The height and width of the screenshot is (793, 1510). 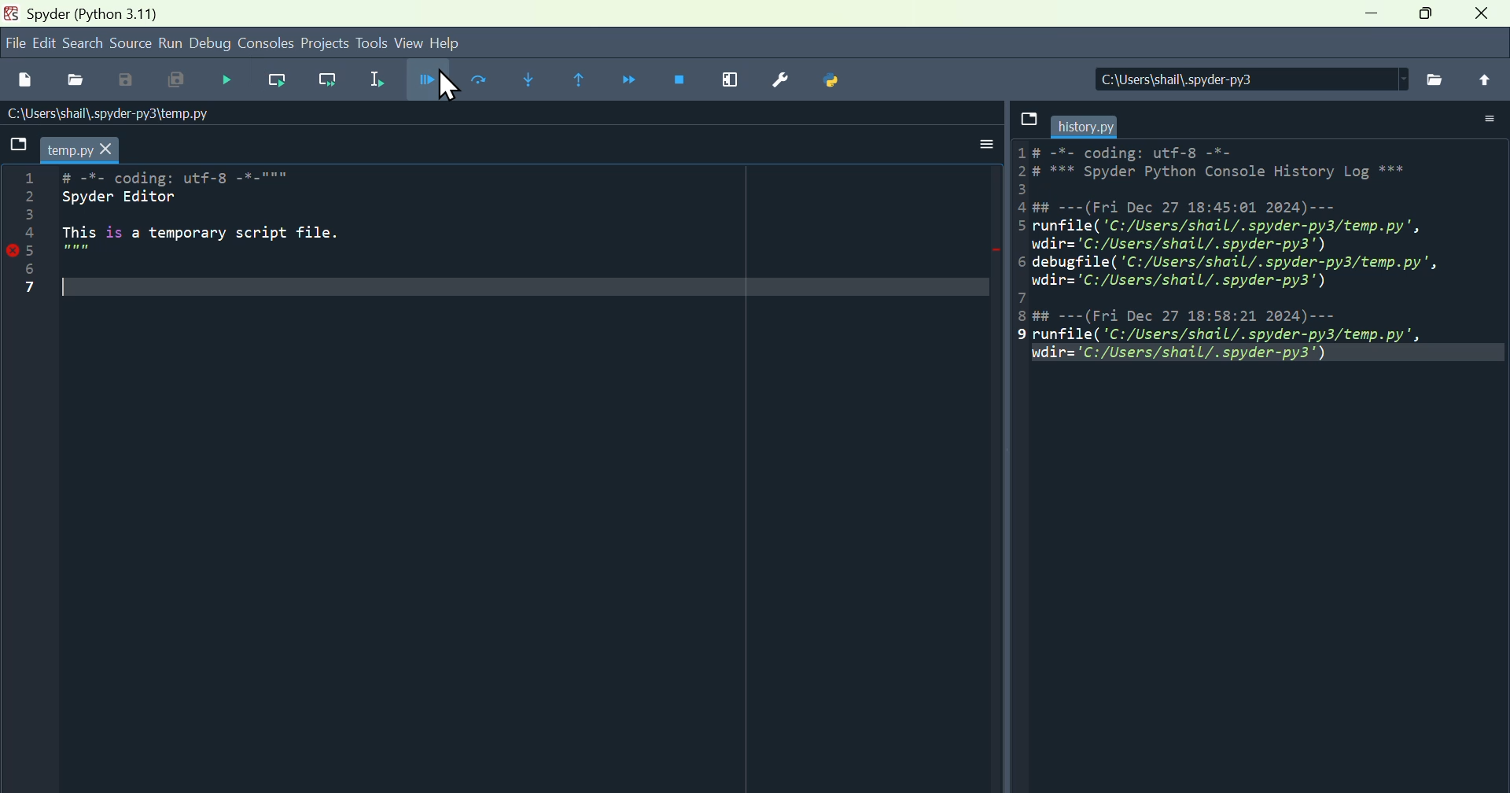 What do you see at coordinates (737, 81) in the screenshot?
I see `Maximise current window` at bounding box center [737, 81].